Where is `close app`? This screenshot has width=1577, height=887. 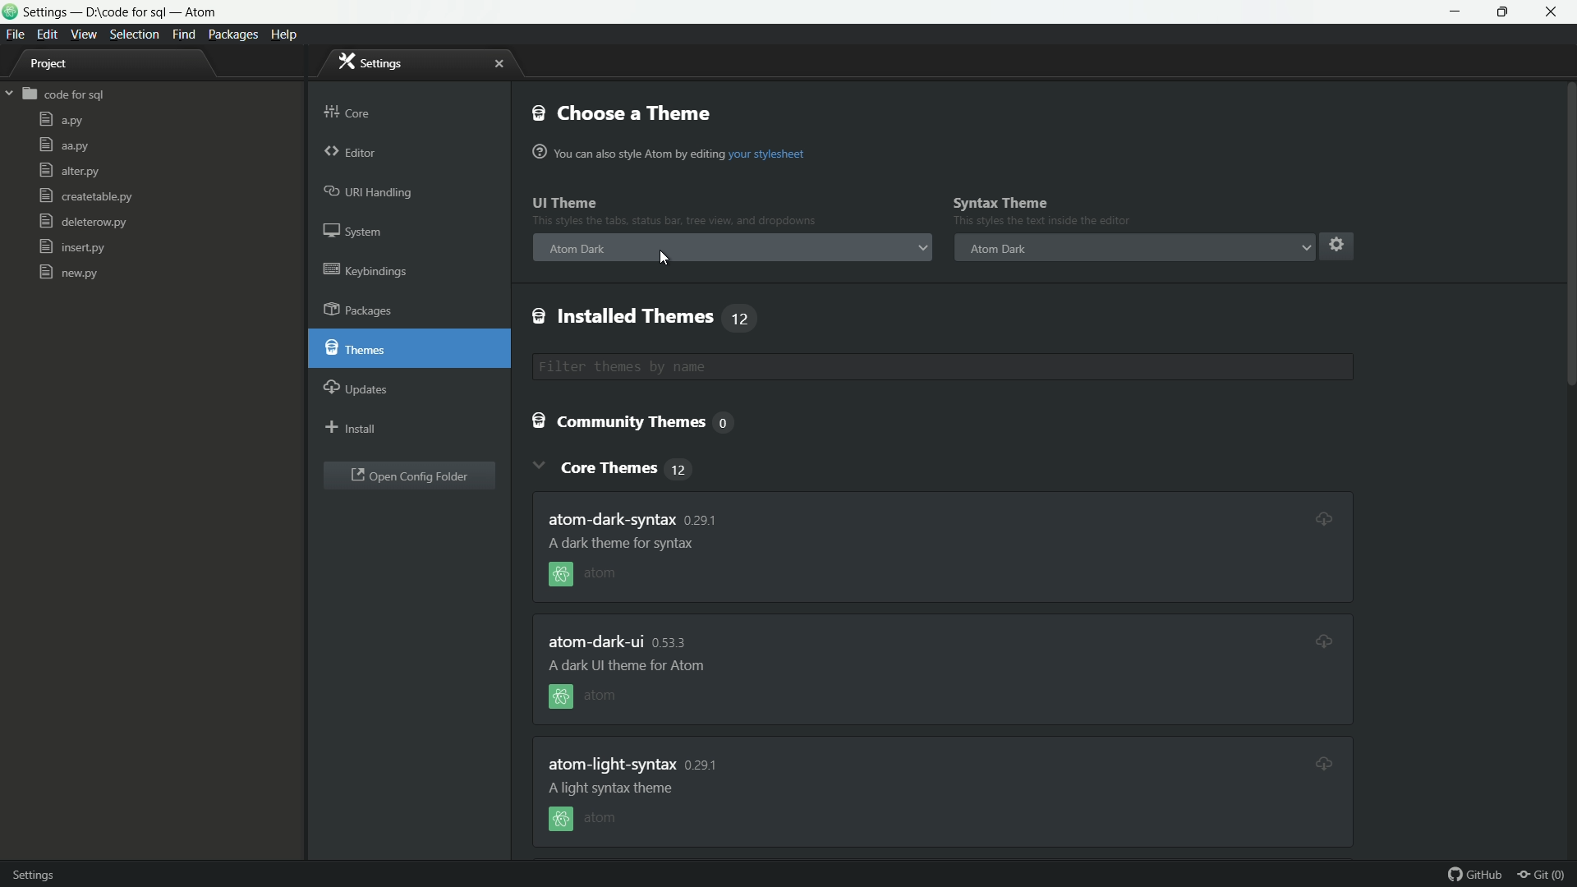 close app is located at coordinates (1556, 12).